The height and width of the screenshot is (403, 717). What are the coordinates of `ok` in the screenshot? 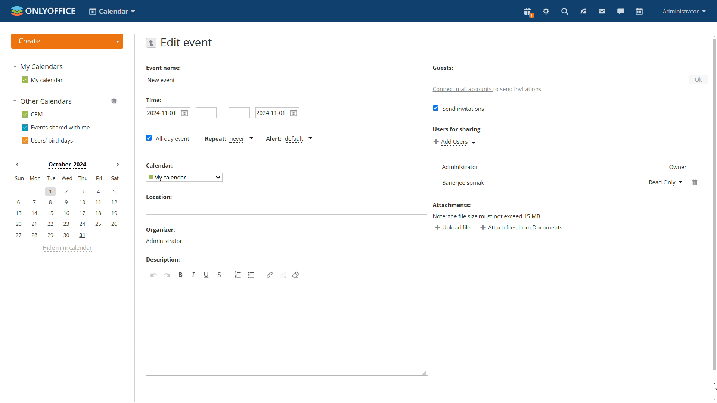 It's located at (699, 81).